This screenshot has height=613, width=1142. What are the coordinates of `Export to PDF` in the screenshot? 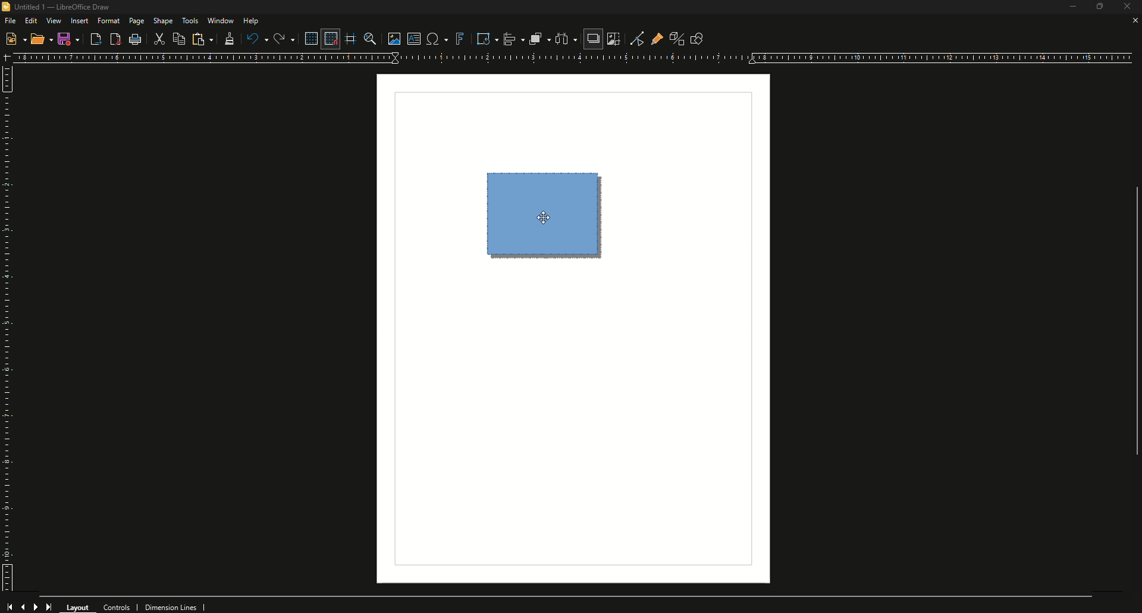 It's located at (114, 39).